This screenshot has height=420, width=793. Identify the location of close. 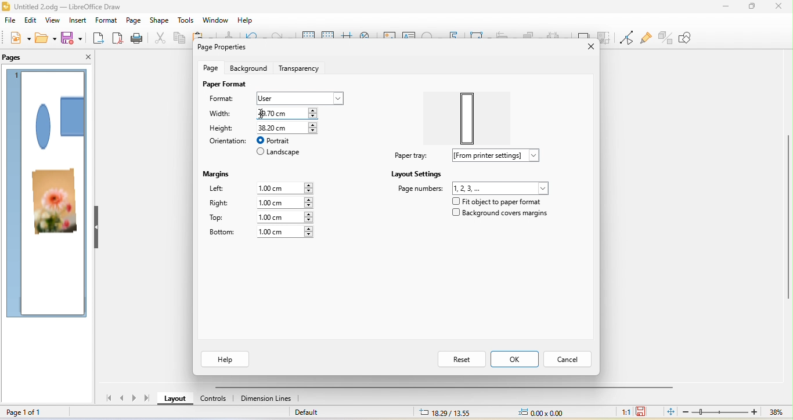
(85, 57).